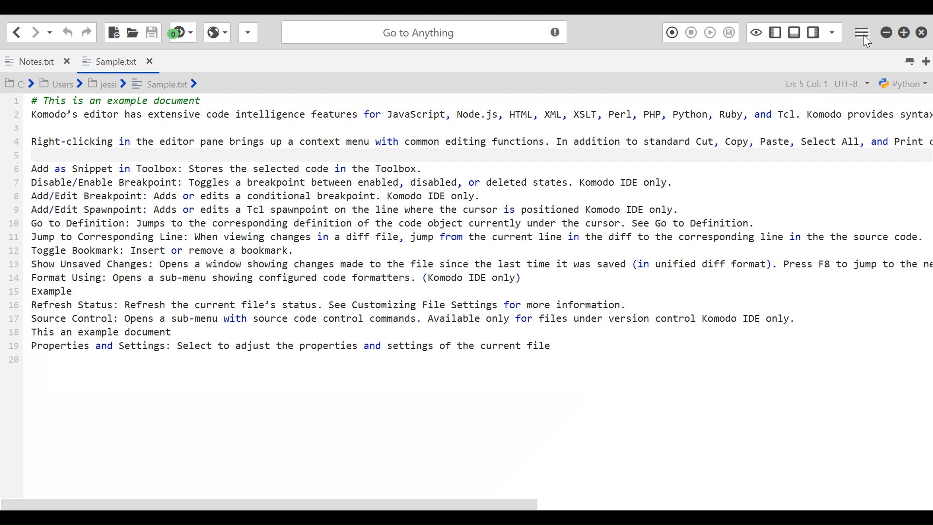 The width and height of the screenshot is (933, 525). Describe the element at coordinates (247, 32) in the screenshot. I see `Share File` at that location.